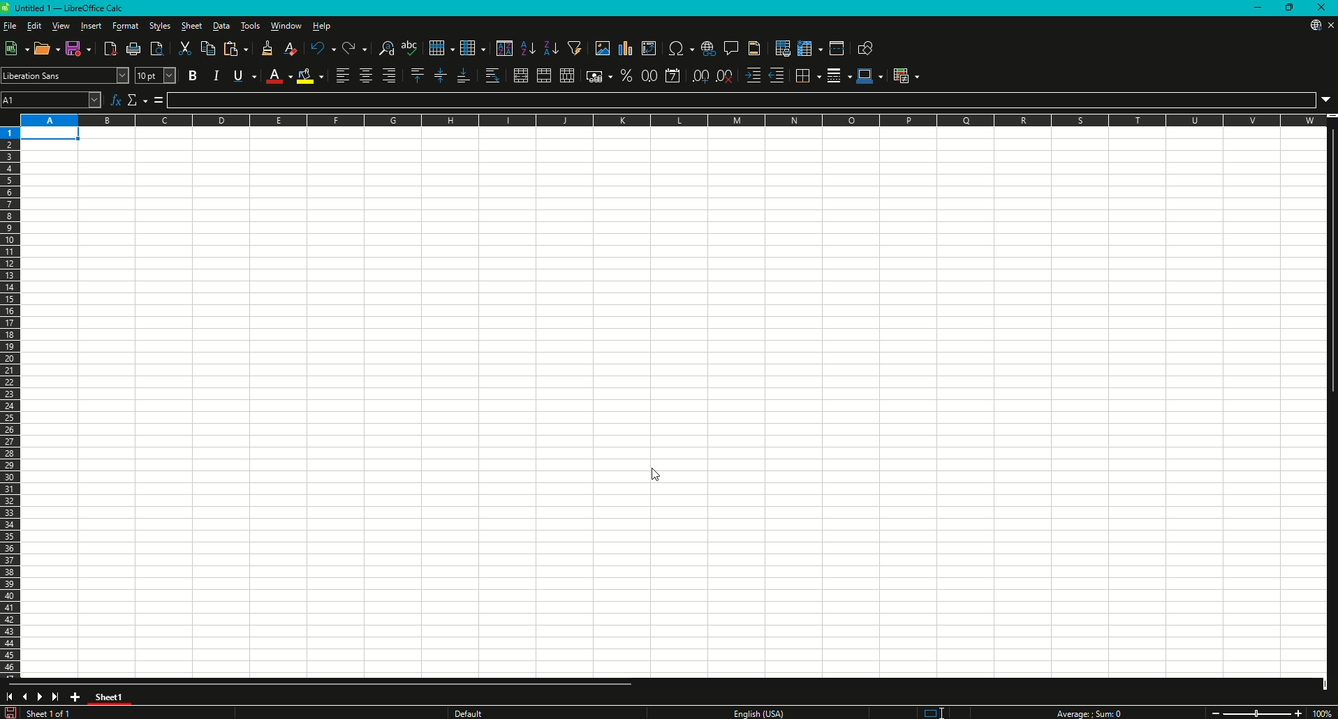 The image size is (1338, 719). What do you see at coordinates (1322, 713) in the screenshot?
I see `Zoom Factor` at bounding box center [1322, 713].